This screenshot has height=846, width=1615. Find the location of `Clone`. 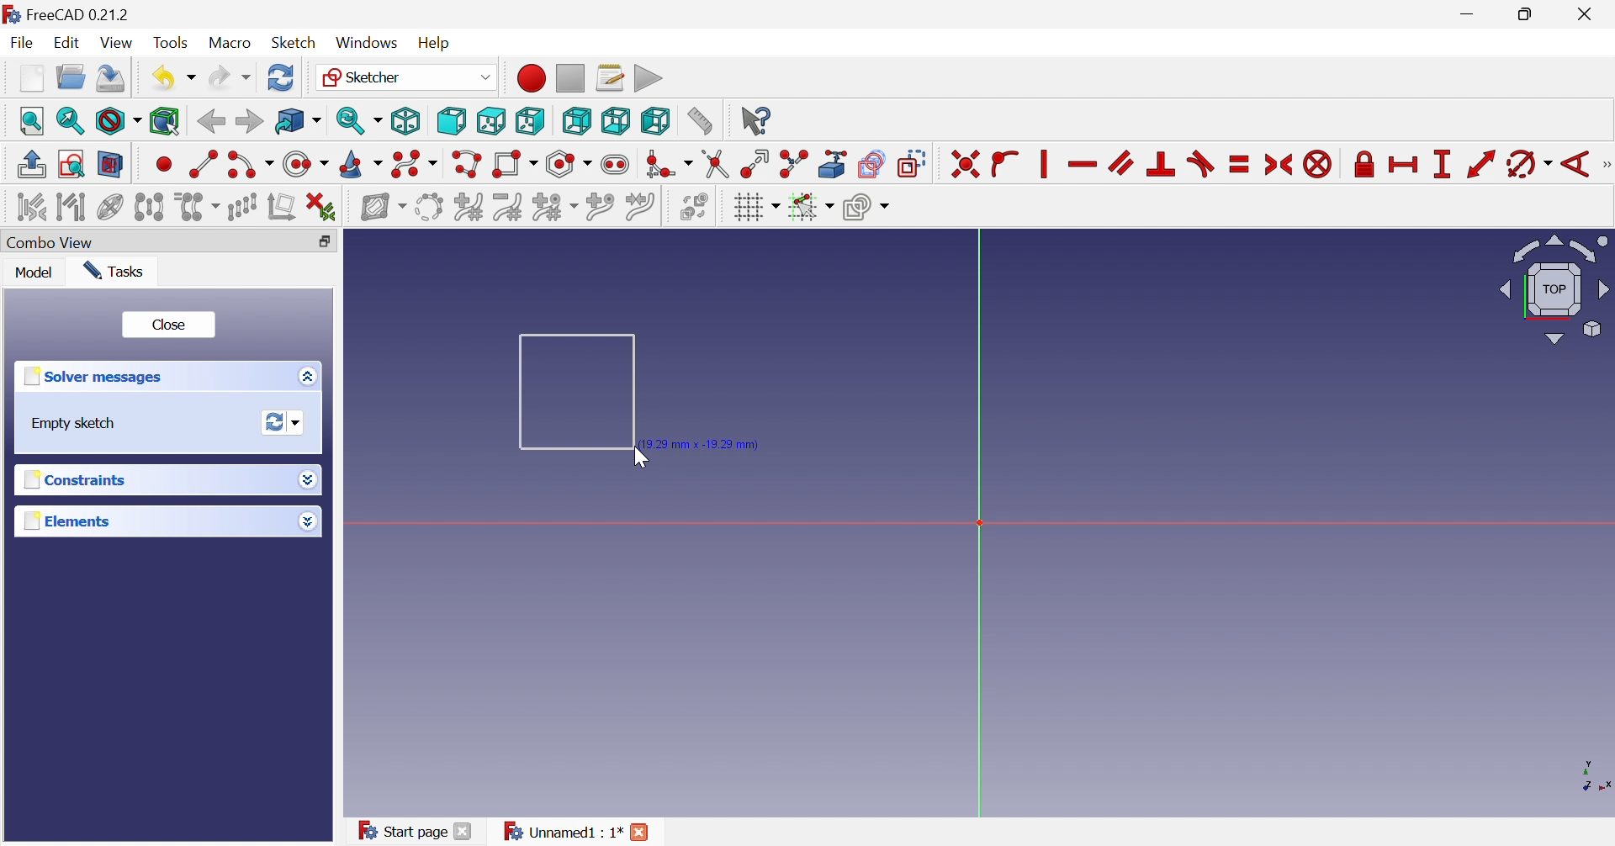

Clone is located at coordinates (197, 207).